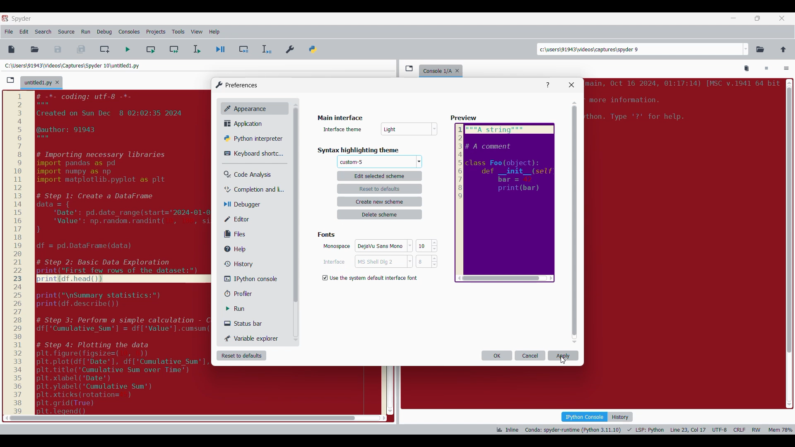  What do you see at coordinates (241, 356) in the screenshot?
I see `Reset to defaults` at bounding box center [241, 356].